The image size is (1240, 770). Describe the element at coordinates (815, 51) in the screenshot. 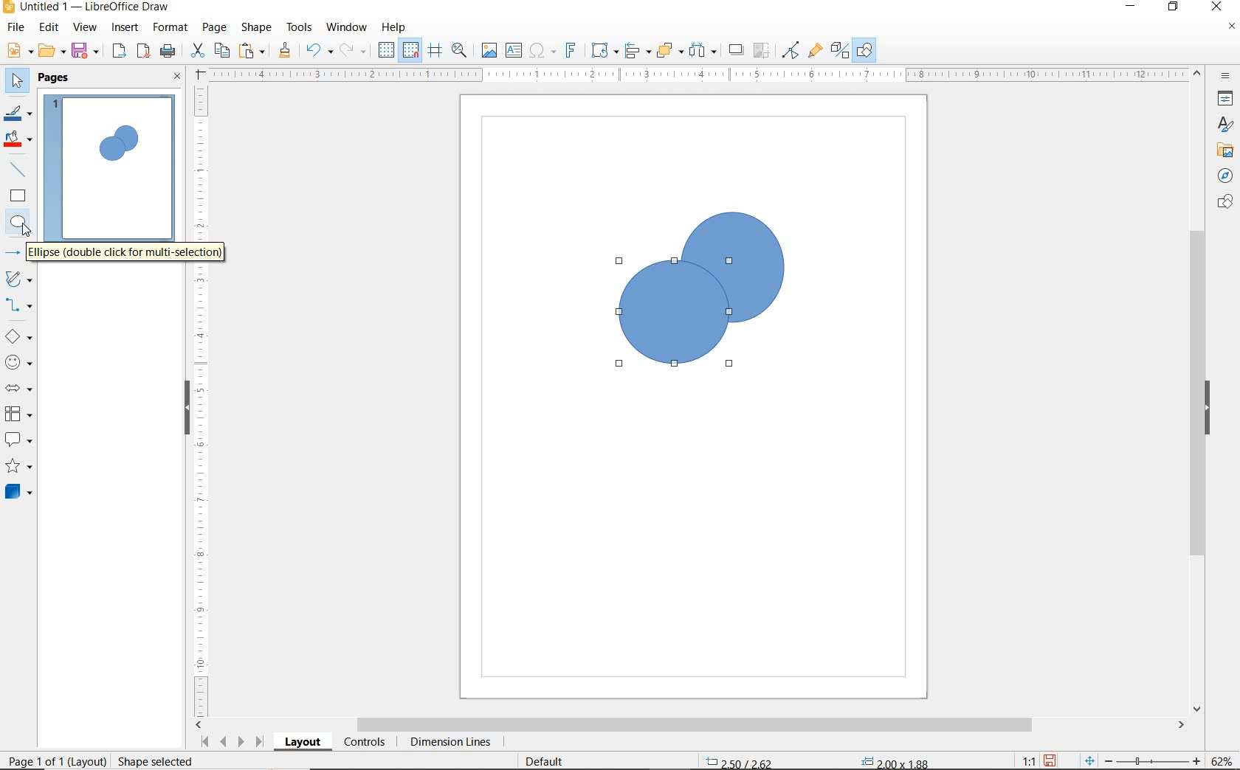

I see `SHOW GLUEPOINT FUNCTIONS` at that location.